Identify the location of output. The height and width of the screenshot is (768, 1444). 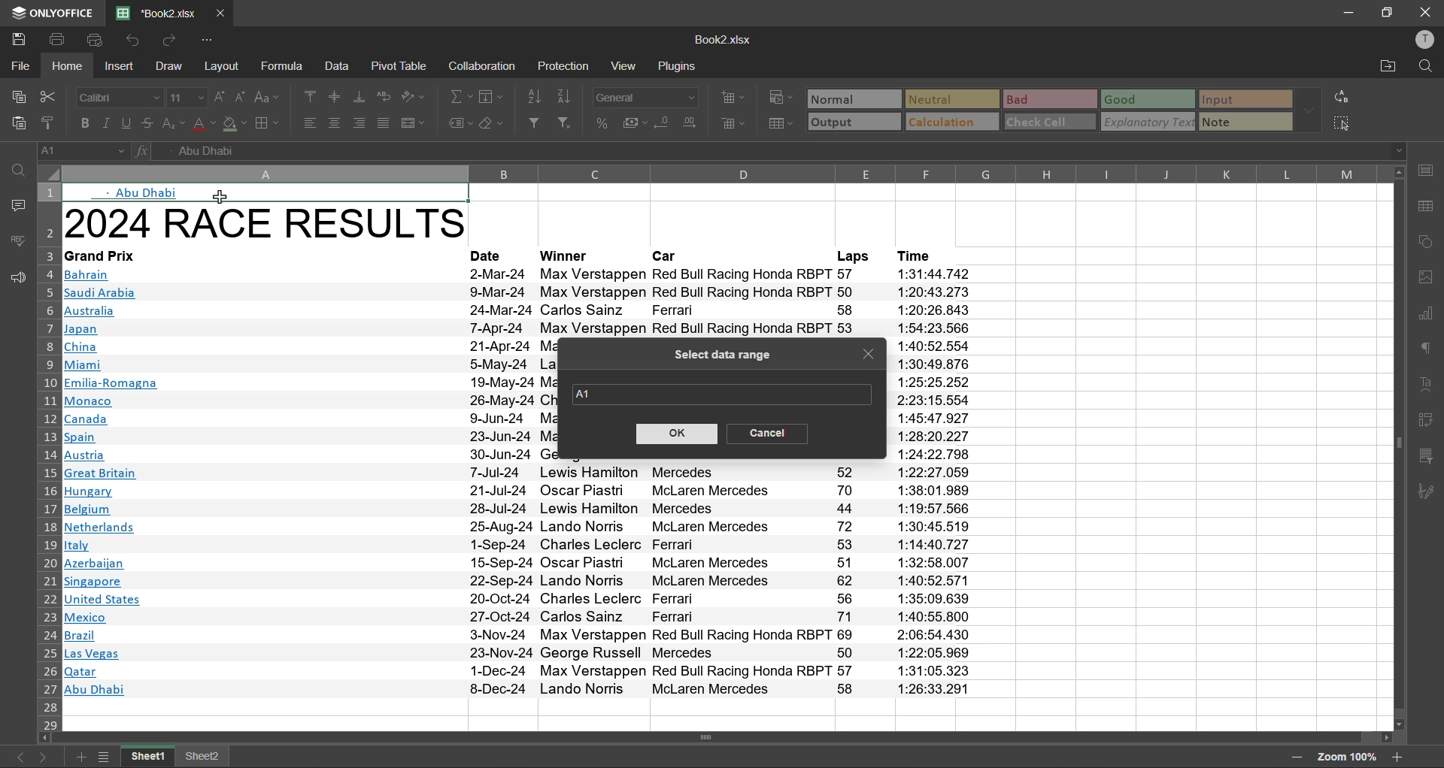
(854, 122).